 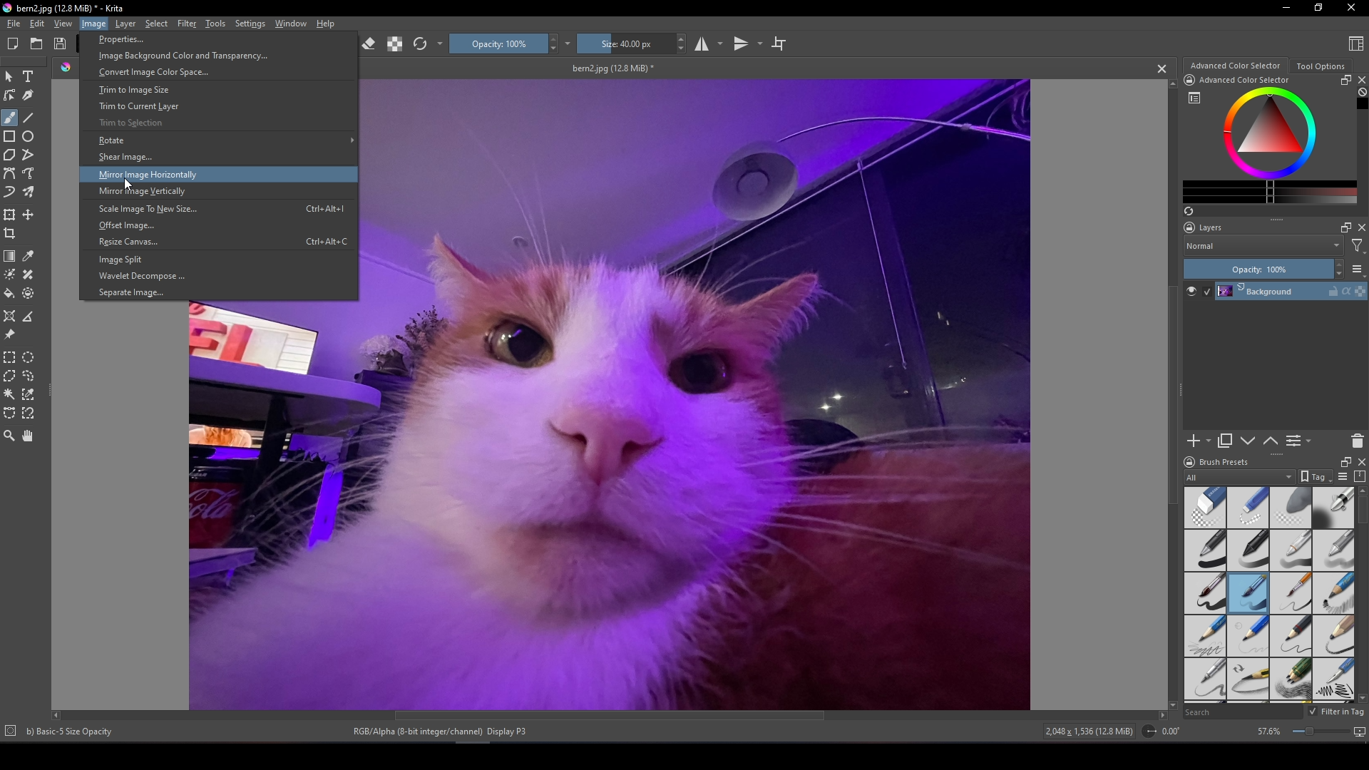 I want to click on Move a layer, so click(x=28, y=215).